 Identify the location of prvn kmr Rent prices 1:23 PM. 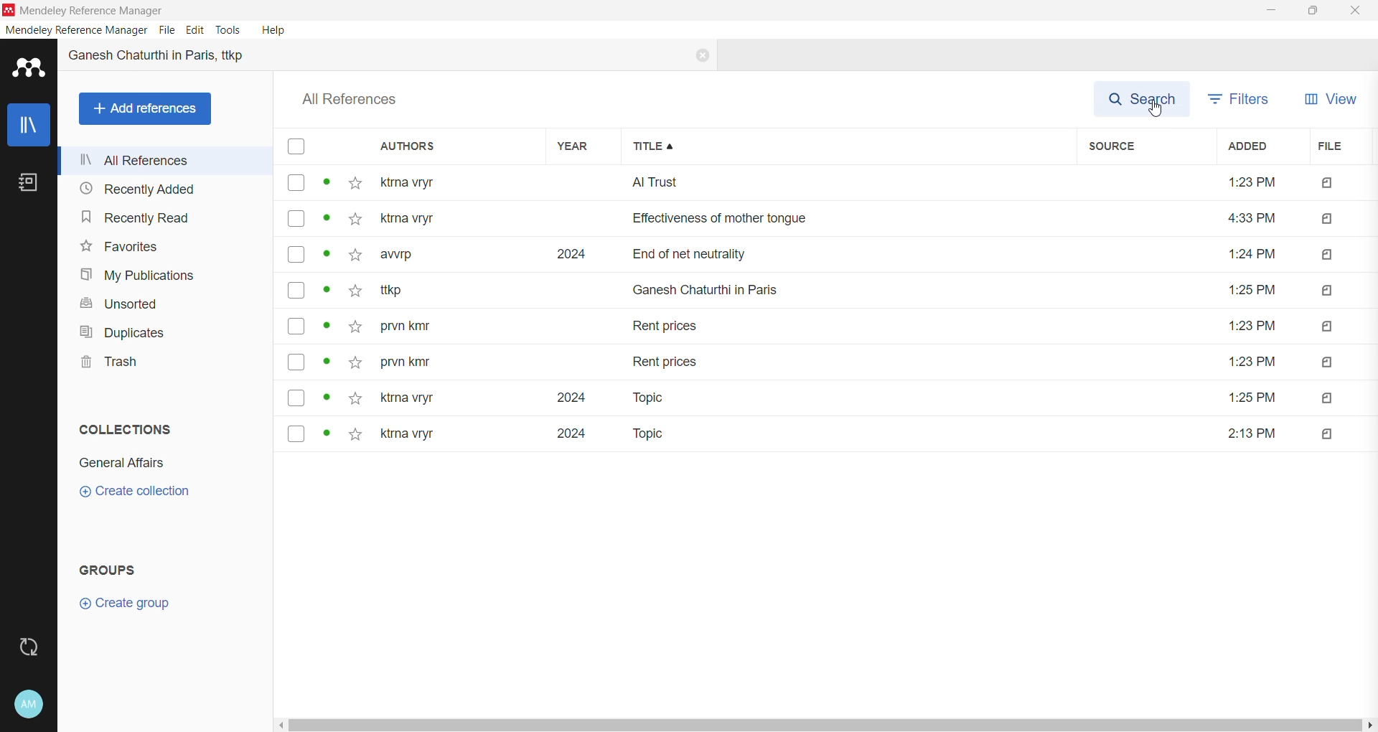
(829, 329).